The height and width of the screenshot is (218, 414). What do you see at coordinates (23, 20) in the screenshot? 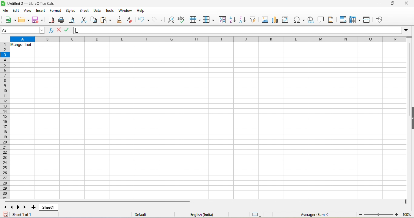
I see `open` at bounding box center [23, 20].